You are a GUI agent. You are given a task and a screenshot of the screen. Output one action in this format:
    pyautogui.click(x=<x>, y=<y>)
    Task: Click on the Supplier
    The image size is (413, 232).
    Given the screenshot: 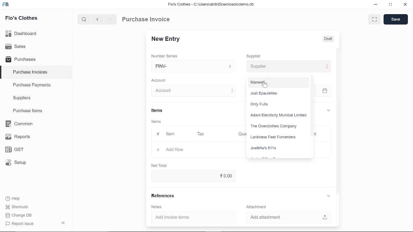 What is the action you would take?
    pyautogui.click(x=257, y=55)
    